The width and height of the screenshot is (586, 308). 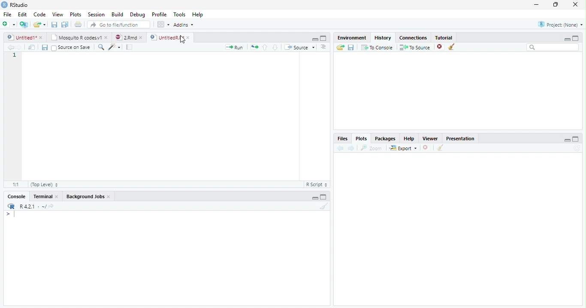 What do you see at coordinates (170, 37) in the screenshot?
I see `Untitled R*` at bounding box center [170, 37].